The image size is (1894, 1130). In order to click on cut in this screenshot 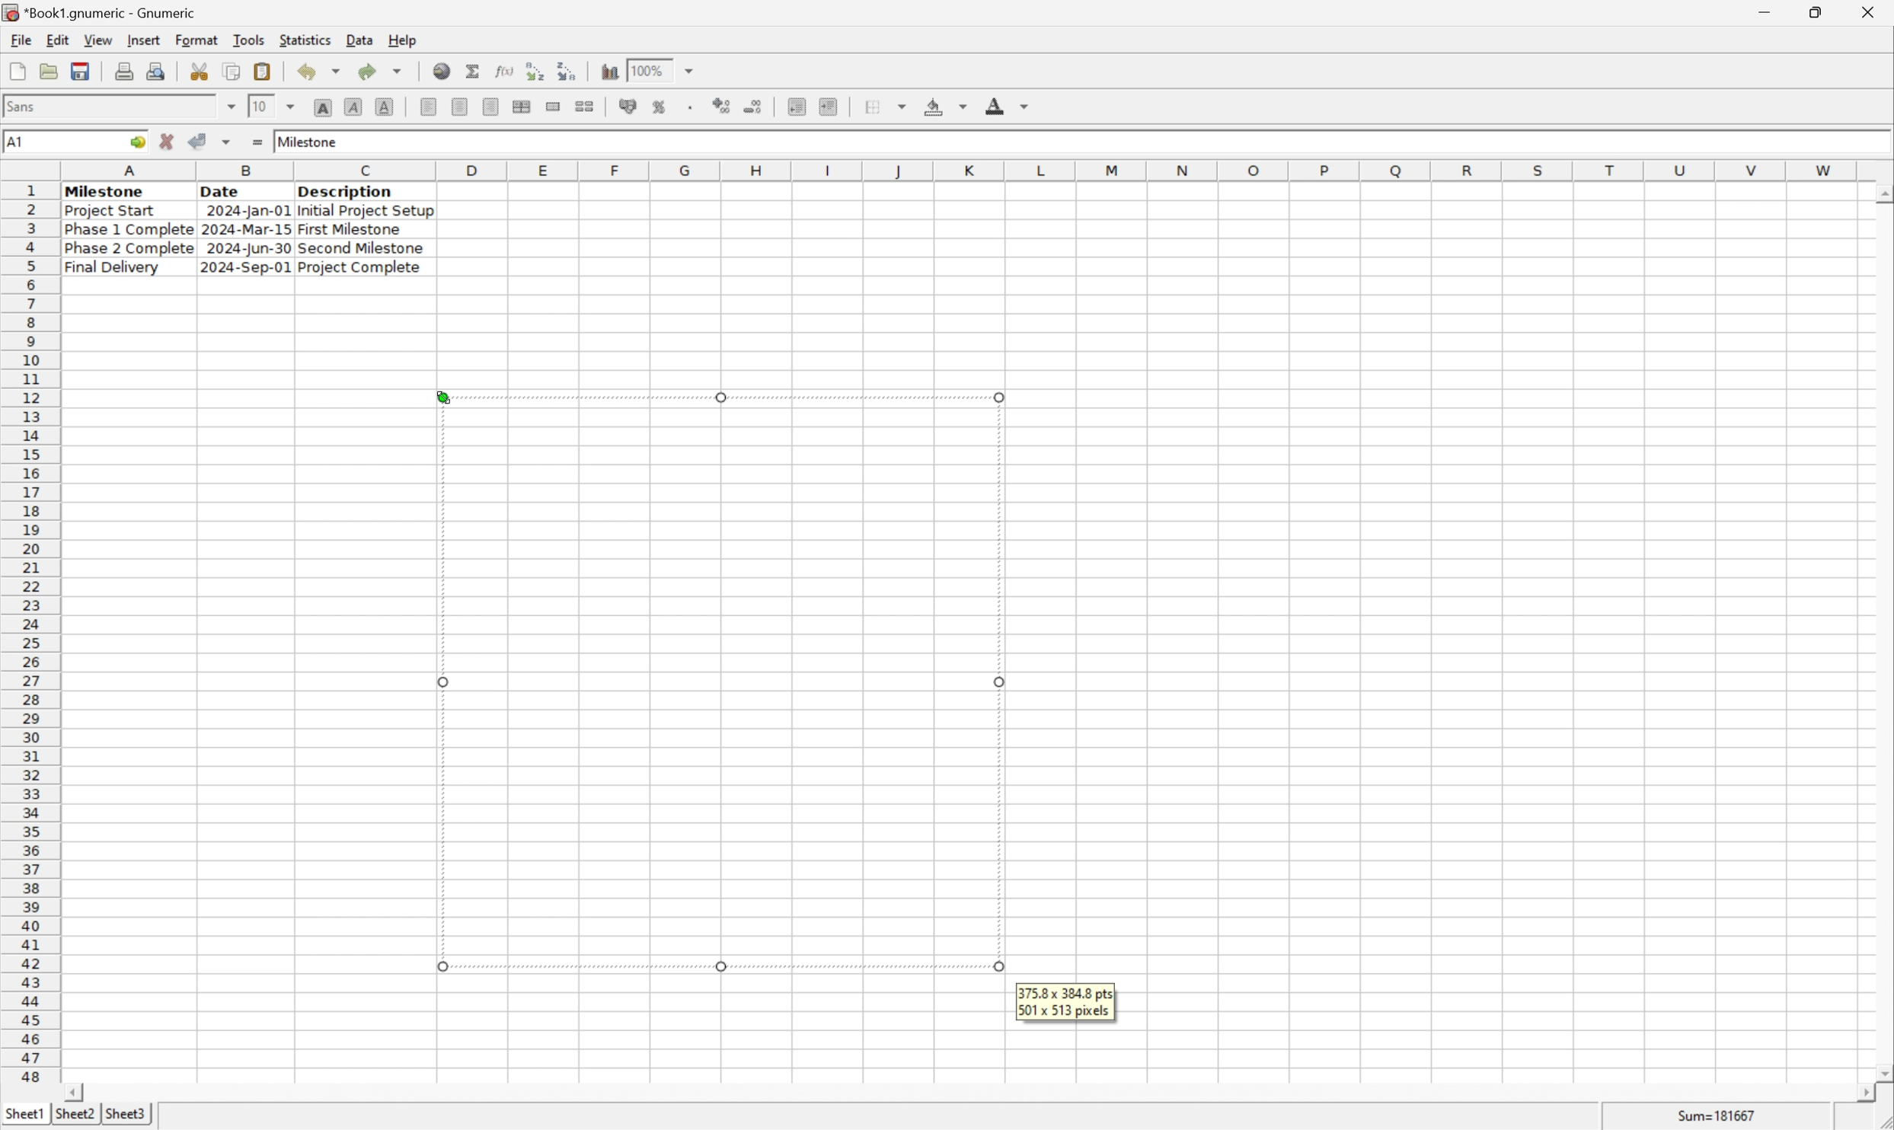, I will do `click(200, 71)`.